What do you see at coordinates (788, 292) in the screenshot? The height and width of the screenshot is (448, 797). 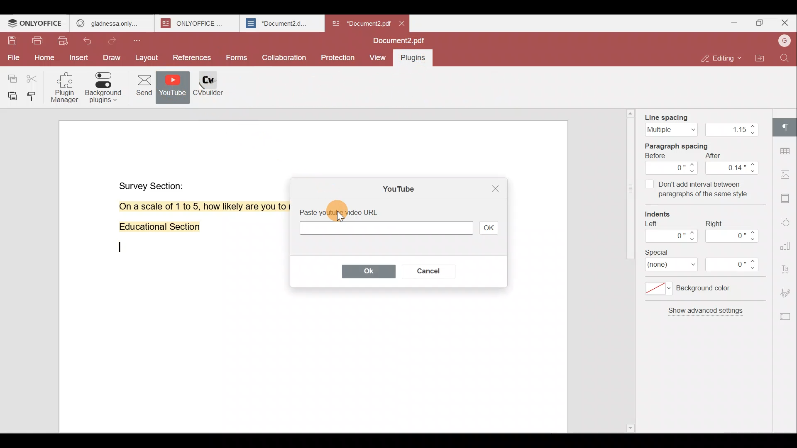 I see `Signature settings` at bounding box center [788, 292].